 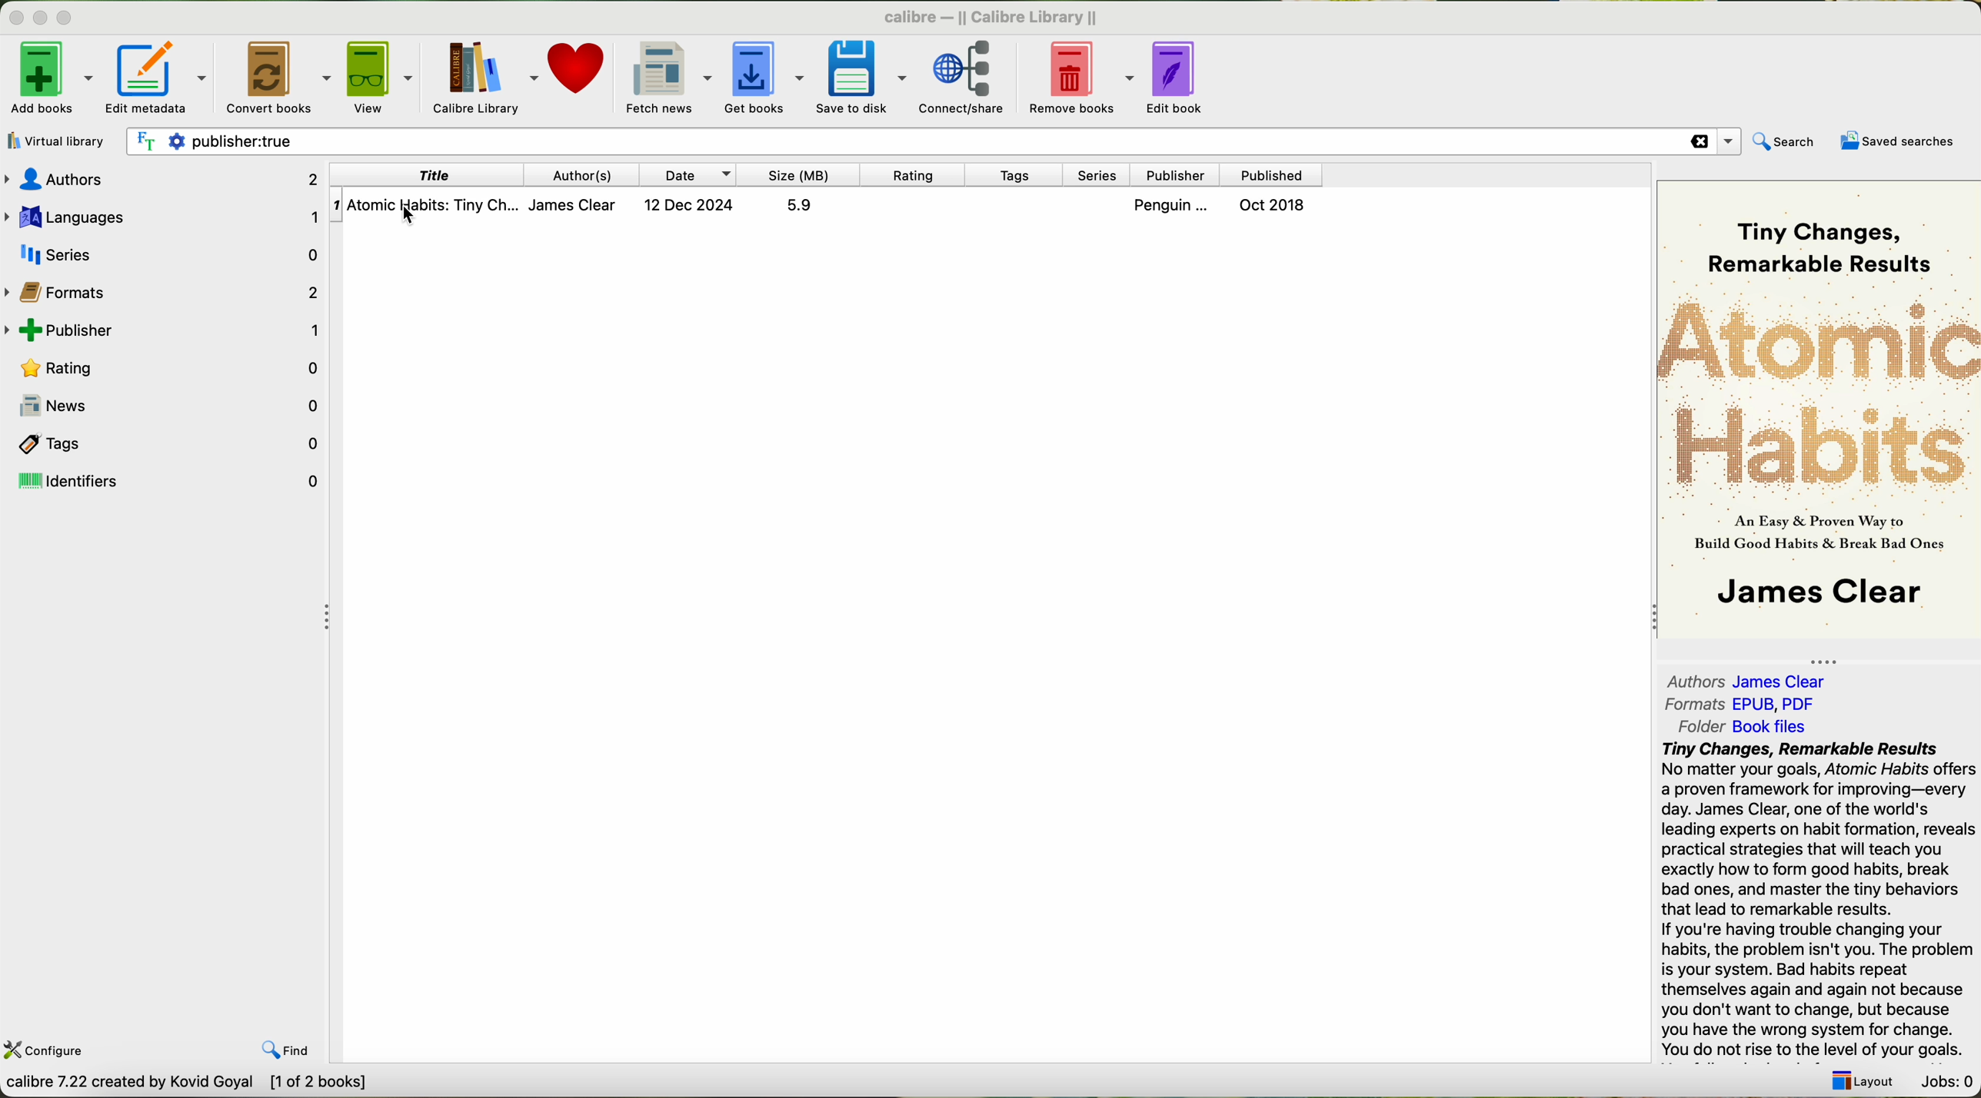 I want to click on book cover preview, so click(x=1817, y=408).